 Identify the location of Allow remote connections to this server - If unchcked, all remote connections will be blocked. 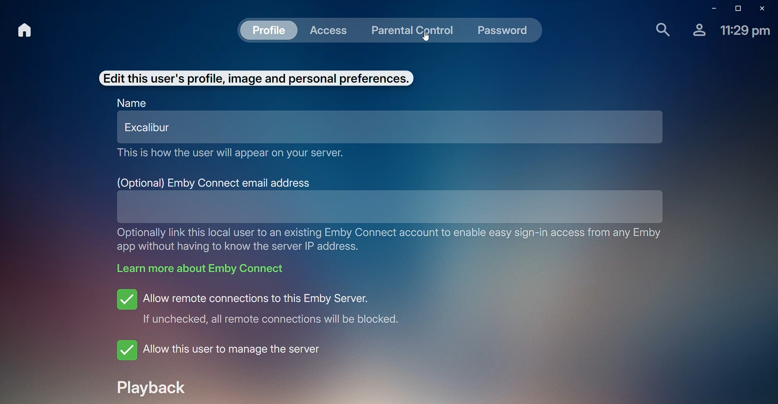
(277, 307).